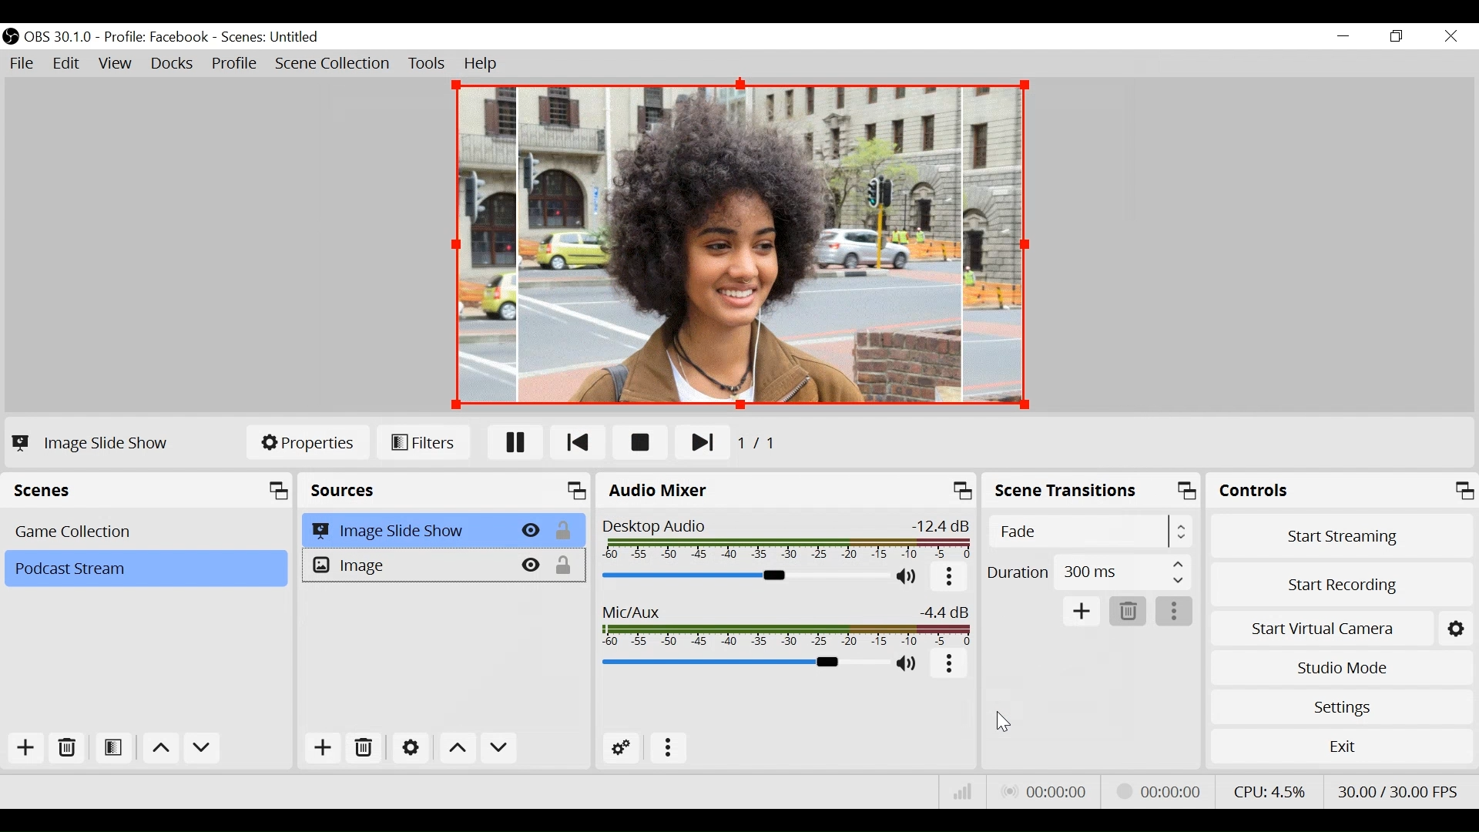  I want to click on Sources, so click(447, 491).